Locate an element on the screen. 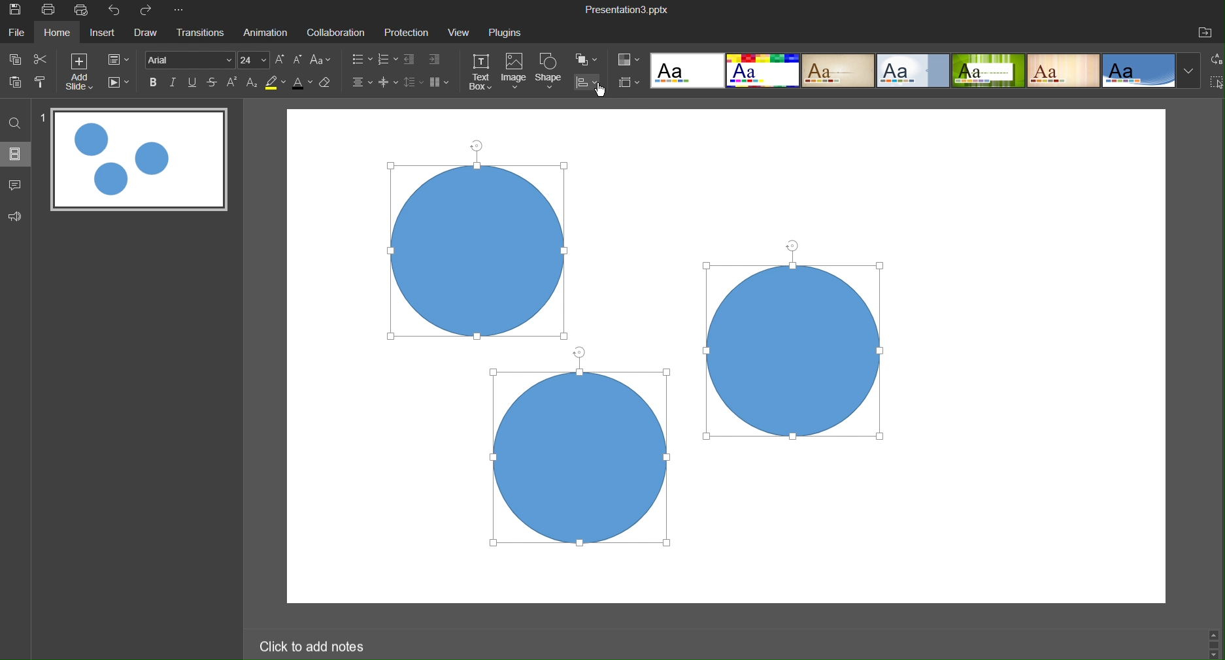 The image size is (1225, 660). View is located at coordinates (460, 33).